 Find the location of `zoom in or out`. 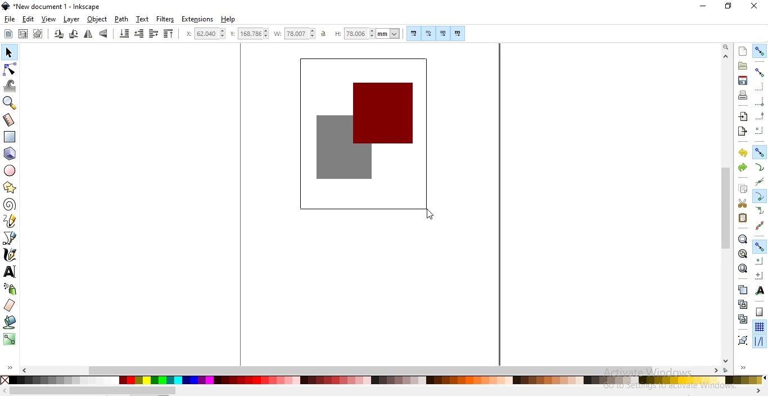

zoom in or out is located at coordinates (8, 103).